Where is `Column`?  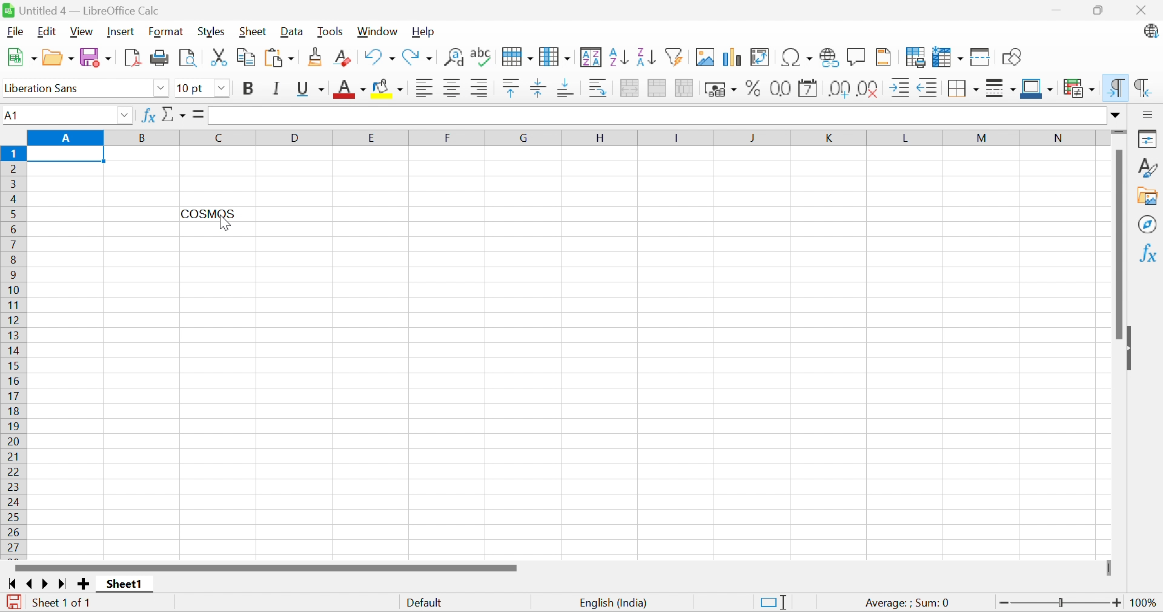
Column is located at coordinates (554, 56).